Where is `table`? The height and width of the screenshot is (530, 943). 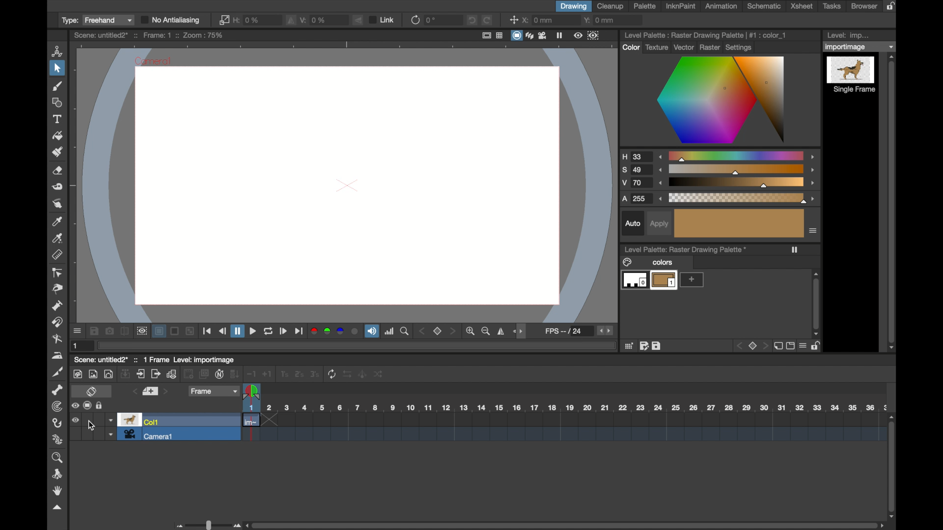
table is located at coordinates (500, 35).